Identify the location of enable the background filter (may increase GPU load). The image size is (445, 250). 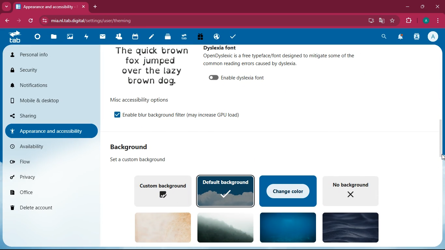
(184, 115).